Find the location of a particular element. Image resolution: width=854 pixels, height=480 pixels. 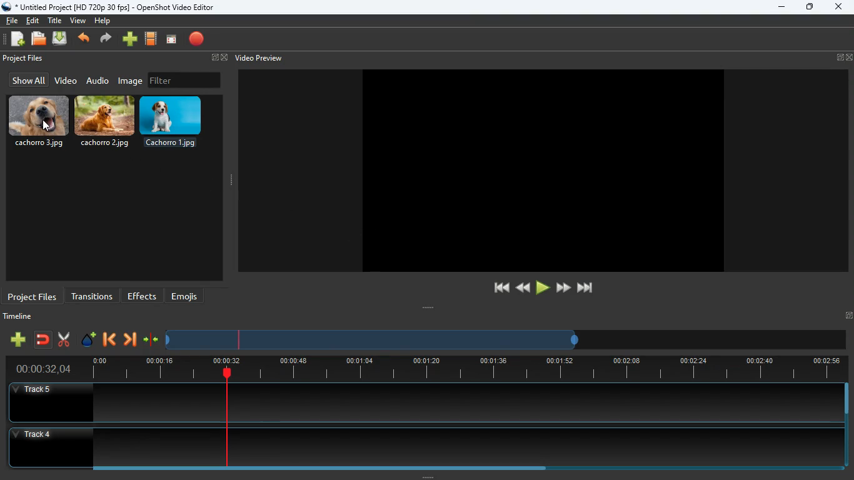

transitions is located at coordinates (92, 295).